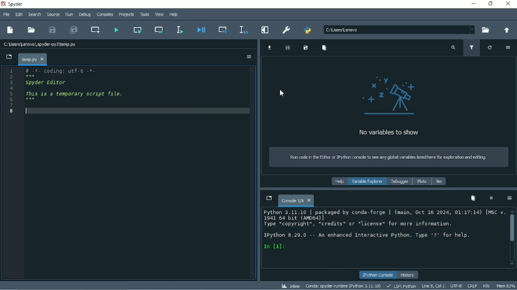  Describe the element at coordinates (6, 15) in the screenshot. I see `File` at that location.